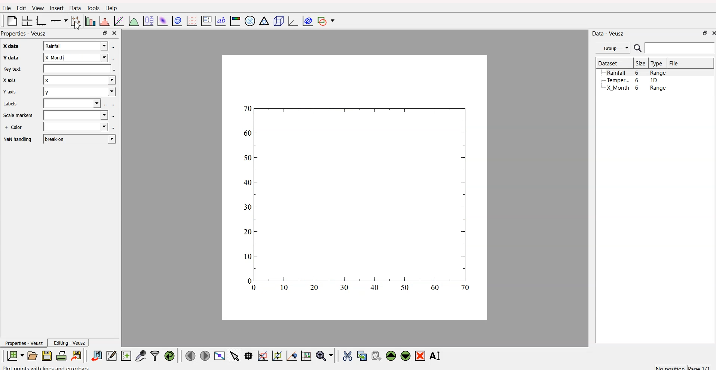  Describe the element at coordinates (277, 21) in the screenshot. I see `3D scene` at that location.